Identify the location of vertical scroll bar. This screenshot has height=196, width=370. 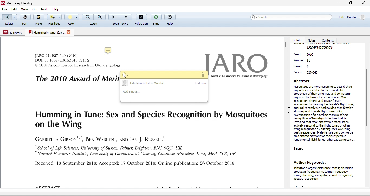
(366, 96).